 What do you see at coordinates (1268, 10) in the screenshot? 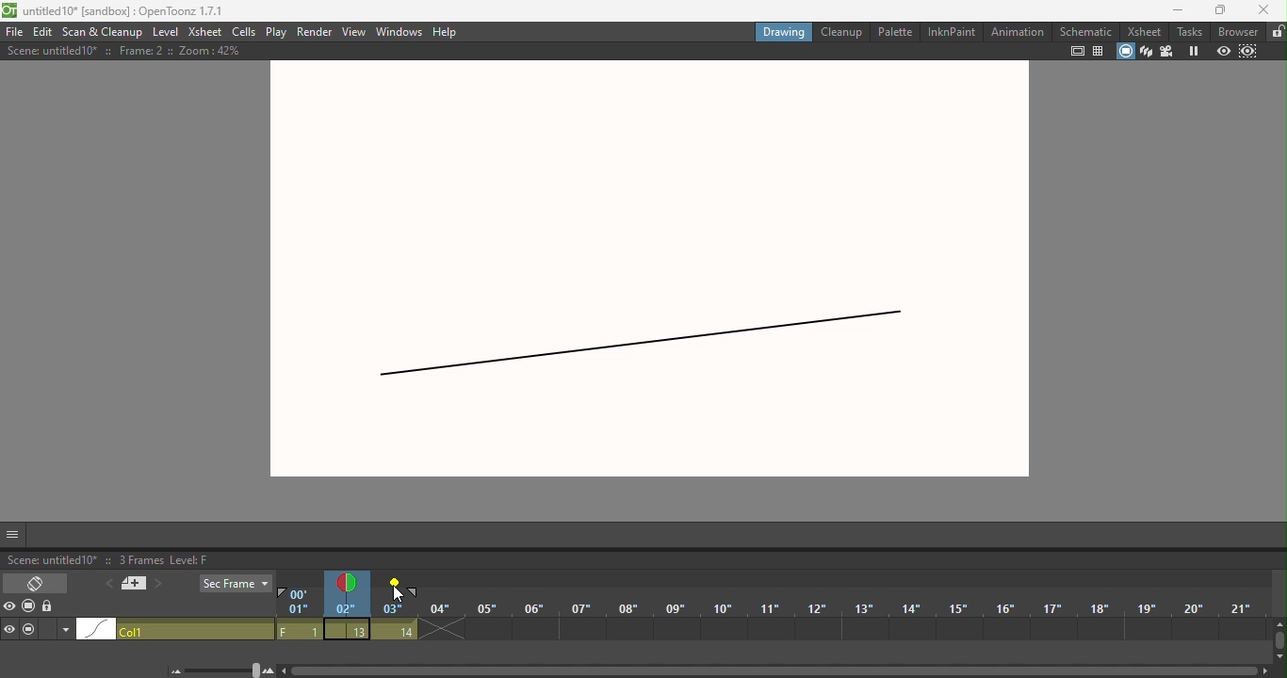
I see `close` at bounding box center [1268, 10].